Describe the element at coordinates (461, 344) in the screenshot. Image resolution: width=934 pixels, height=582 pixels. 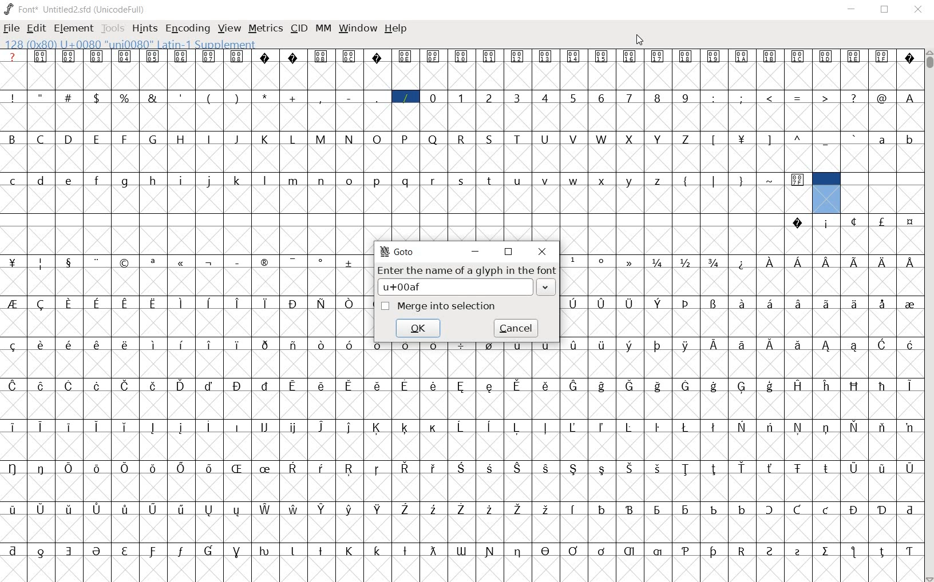
I see `Symbol` at that location.